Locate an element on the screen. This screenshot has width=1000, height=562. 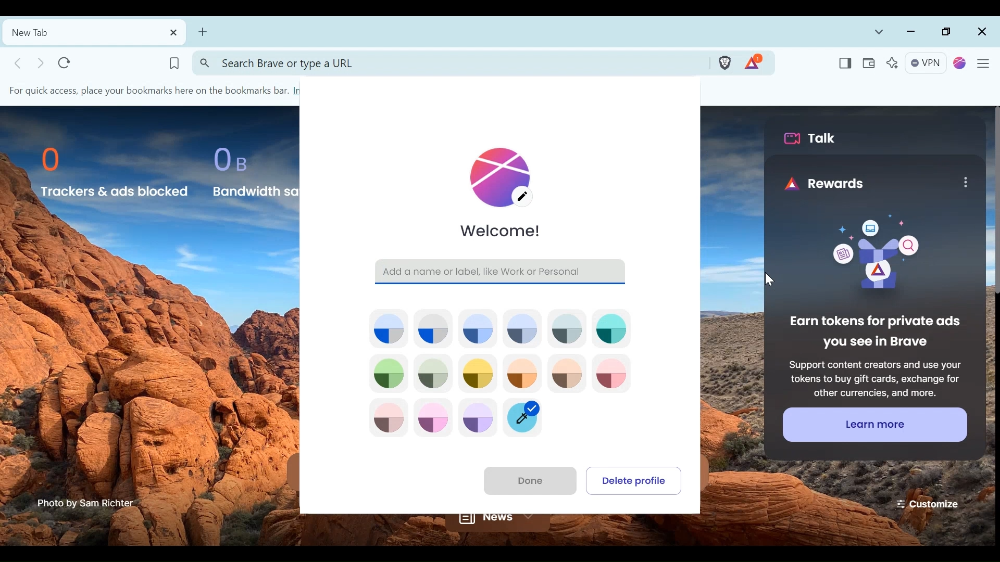
Restore is located at coordinates (947, 32).